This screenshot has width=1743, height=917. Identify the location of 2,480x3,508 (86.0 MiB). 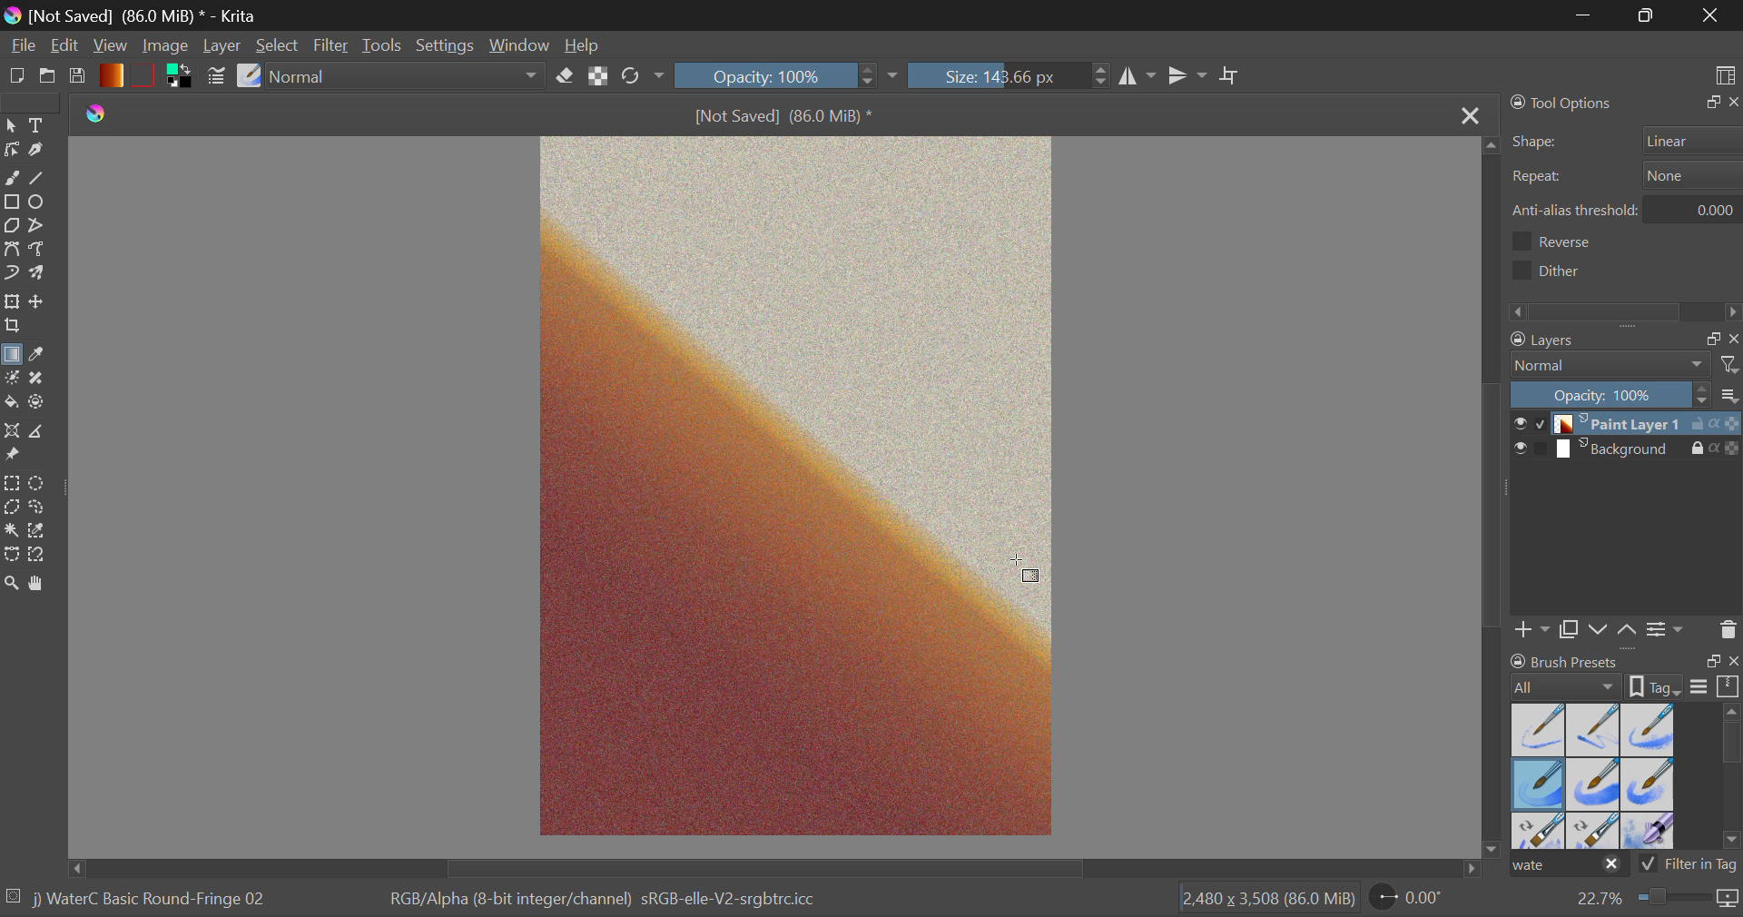
(1265, 900).